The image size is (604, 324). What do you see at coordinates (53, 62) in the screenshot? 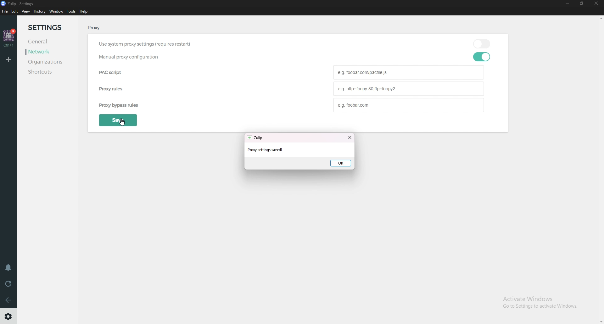
I see `Organizations` at bounding box center [53, 62].